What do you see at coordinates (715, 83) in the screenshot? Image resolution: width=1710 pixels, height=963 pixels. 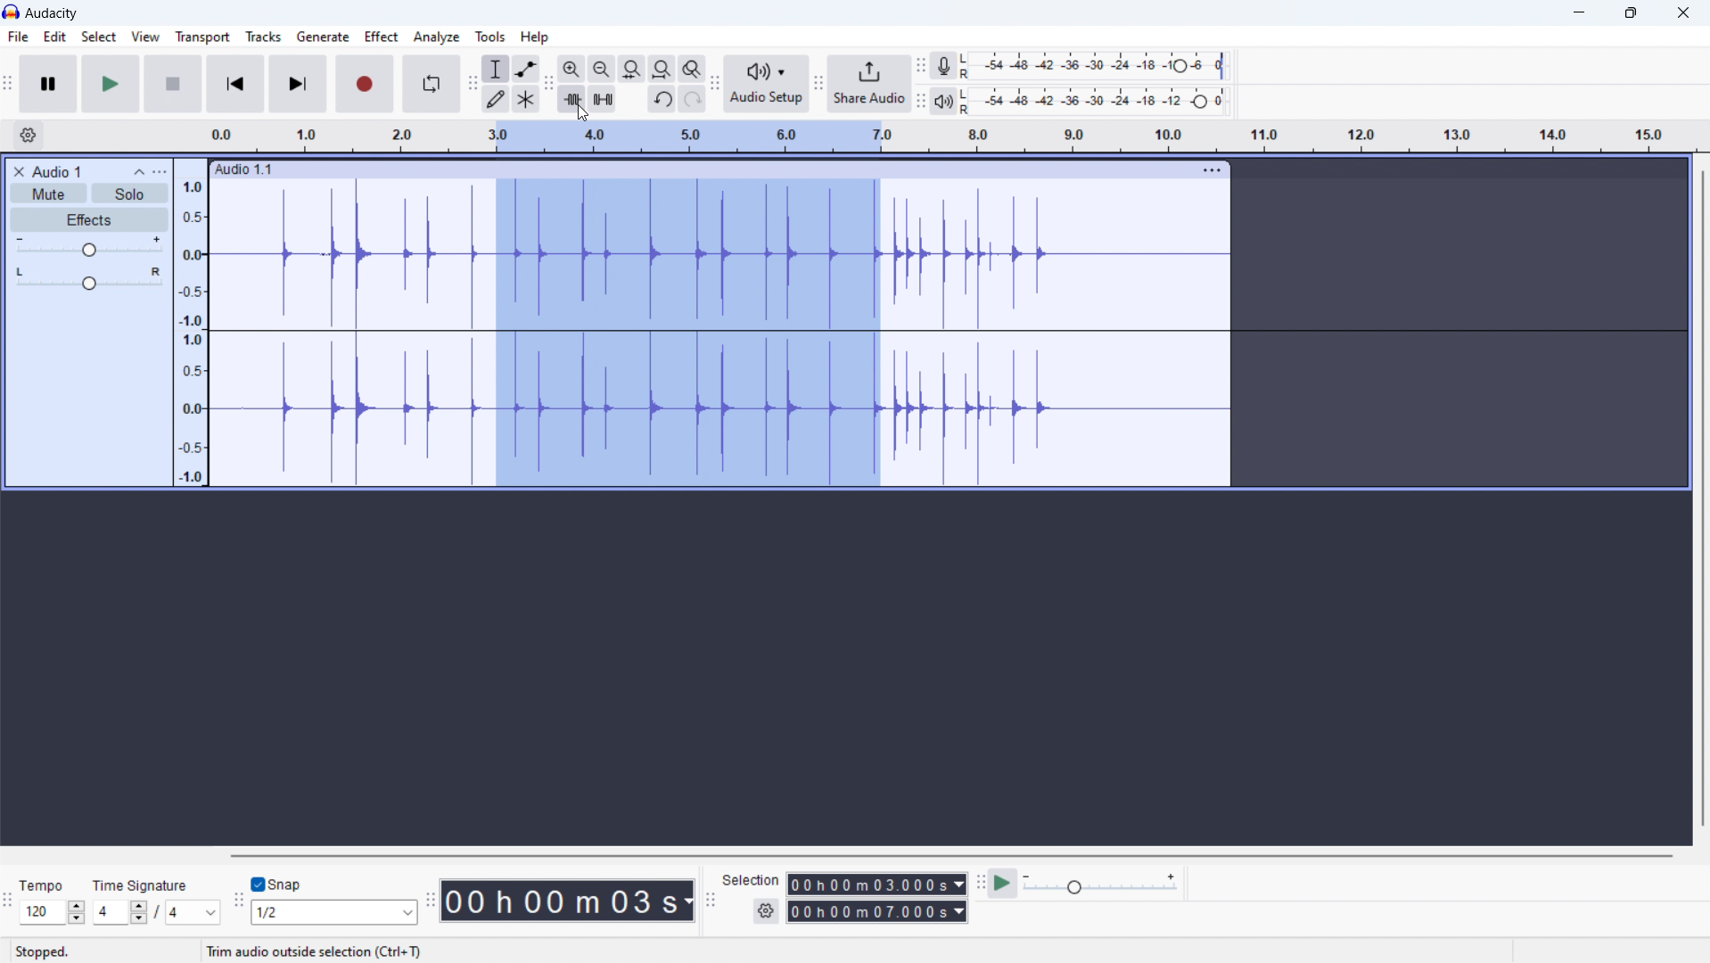 I see `audio setup toolbar` at bounding box center [715, 83].